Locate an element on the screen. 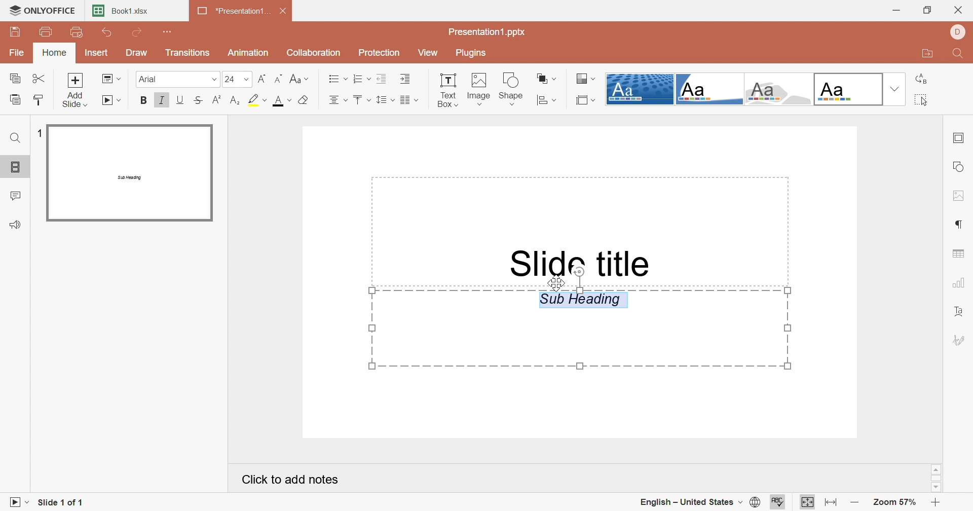 Image resolution: width=973 pixels, height=511 pixels. Increase Indent is located at coordinates (405, 78).